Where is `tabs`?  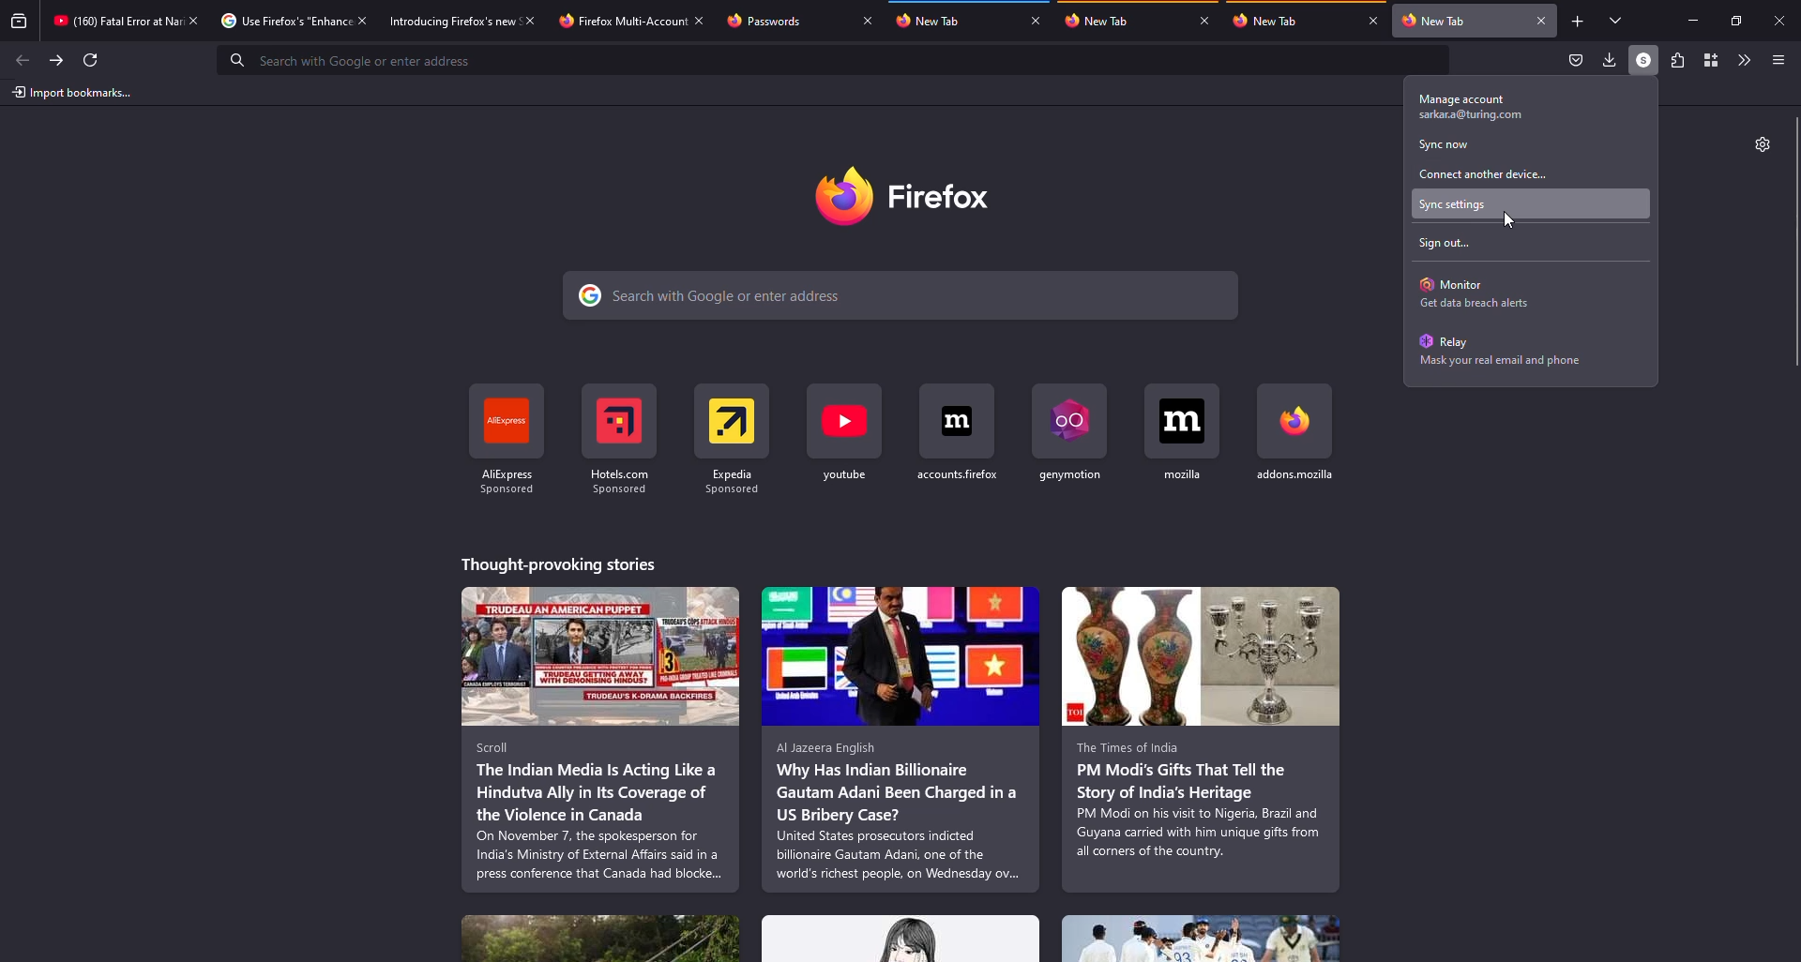 tabs is located at coordinates (1614, 20).